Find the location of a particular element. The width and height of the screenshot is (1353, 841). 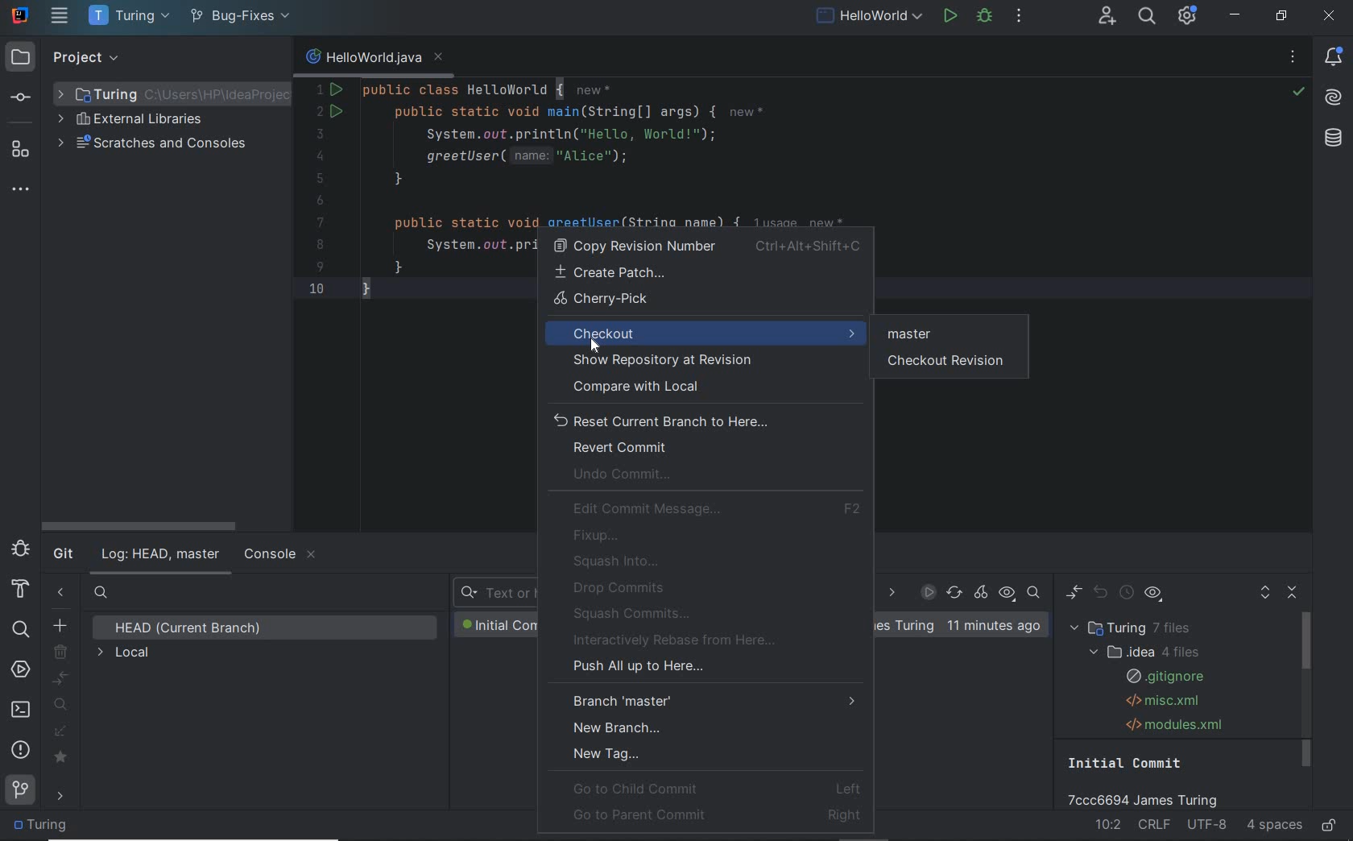

2 is located at coordinates (321, 113).